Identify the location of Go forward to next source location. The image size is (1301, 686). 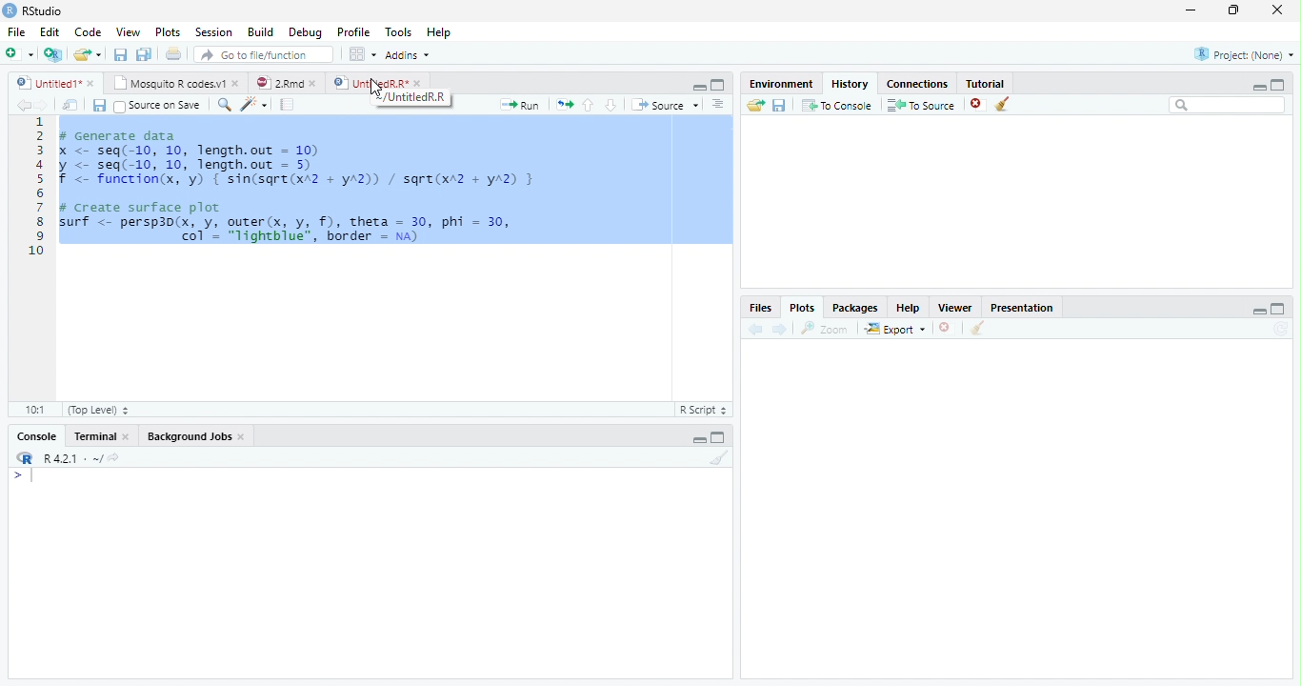
(43, 106).